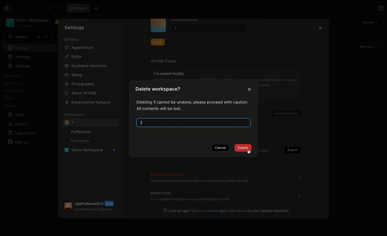 Image resolution: width=387 pixels, height=236 pixels. What do you see at coordinates (81, 49) in the screenshot?
I see `Appearance` at bounding box center [81, 49].